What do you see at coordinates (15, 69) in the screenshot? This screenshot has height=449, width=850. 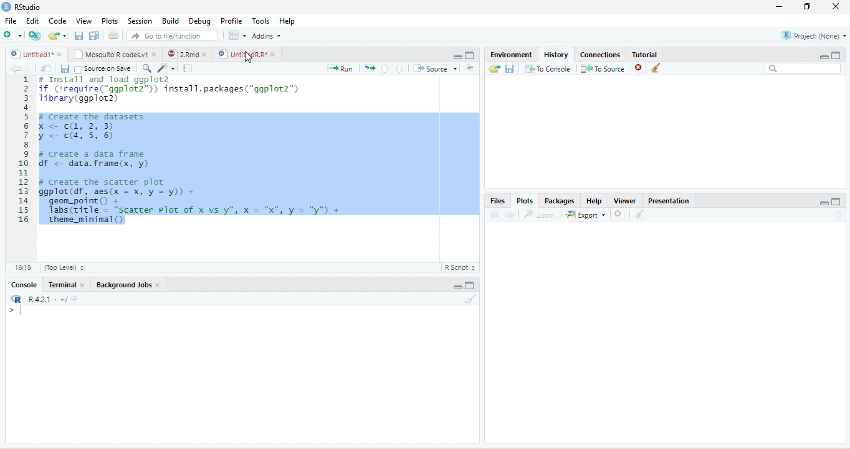 I see `Go back to previous source location` at bounding box center [15, 69].